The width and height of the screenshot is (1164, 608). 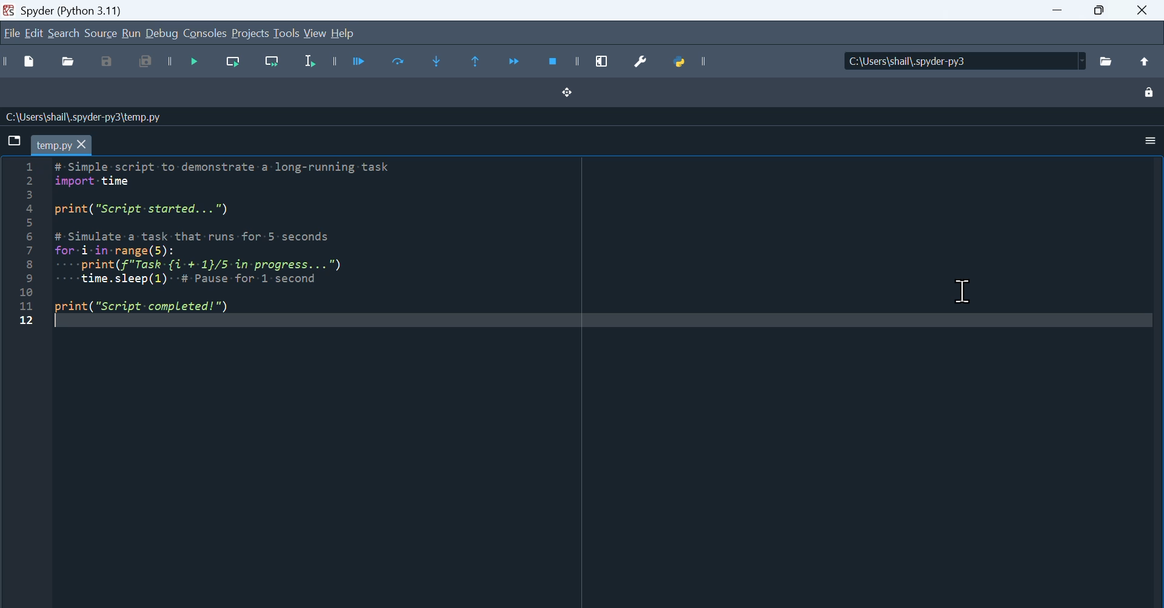 I want to click on Run files, so click(x=360, y=64).